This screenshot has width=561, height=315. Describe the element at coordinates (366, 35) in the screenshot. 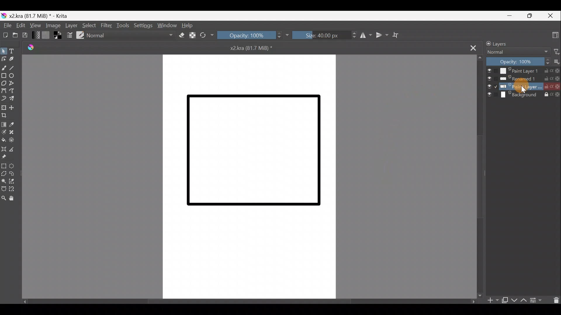

I see `Horizontal mirror tool` at that location.